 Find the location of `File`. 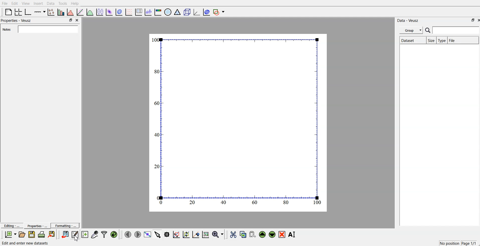

File is located at coordinates (5, 4).